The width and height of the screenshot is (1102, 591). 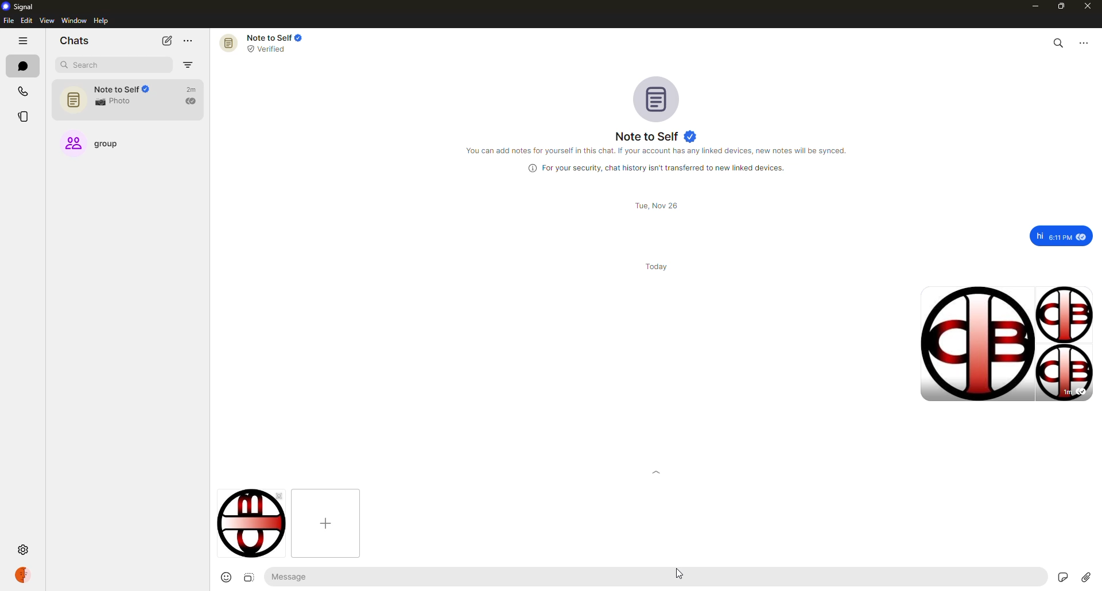 What do you see at coordinates (684, 569) in the screenshot?
I see `cursor` at bounding box center [684, 569].